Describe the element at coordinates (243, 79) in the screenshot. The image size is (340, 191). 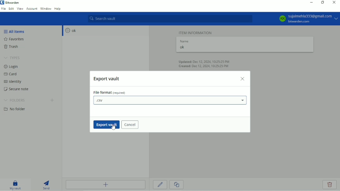
I see `Close` at that location.